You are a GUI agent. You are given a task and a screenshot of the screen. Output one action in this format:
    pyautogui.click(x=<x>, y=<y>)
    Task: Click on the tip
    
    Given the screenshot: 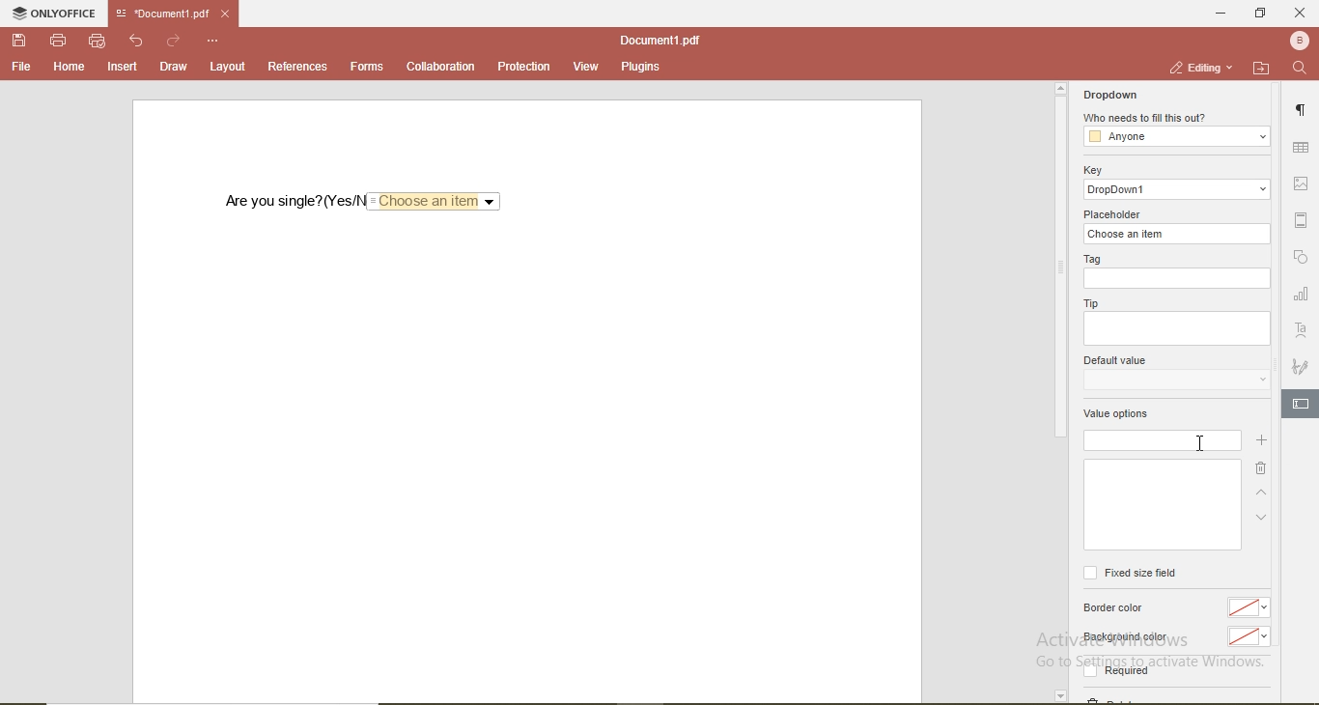 What is the action you would take?
    pyautogui.click(x=1090, y=302)
    